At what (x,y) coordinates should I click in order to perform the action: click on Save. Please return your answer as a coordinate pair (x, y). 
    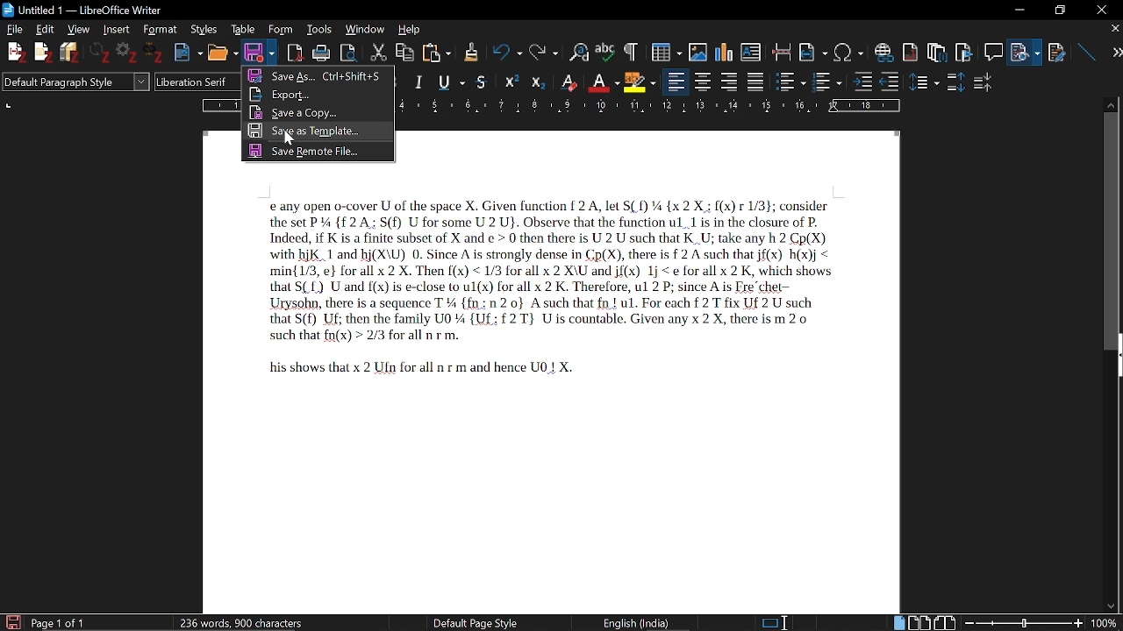
    Looking at the image, I should click on (256, 53).